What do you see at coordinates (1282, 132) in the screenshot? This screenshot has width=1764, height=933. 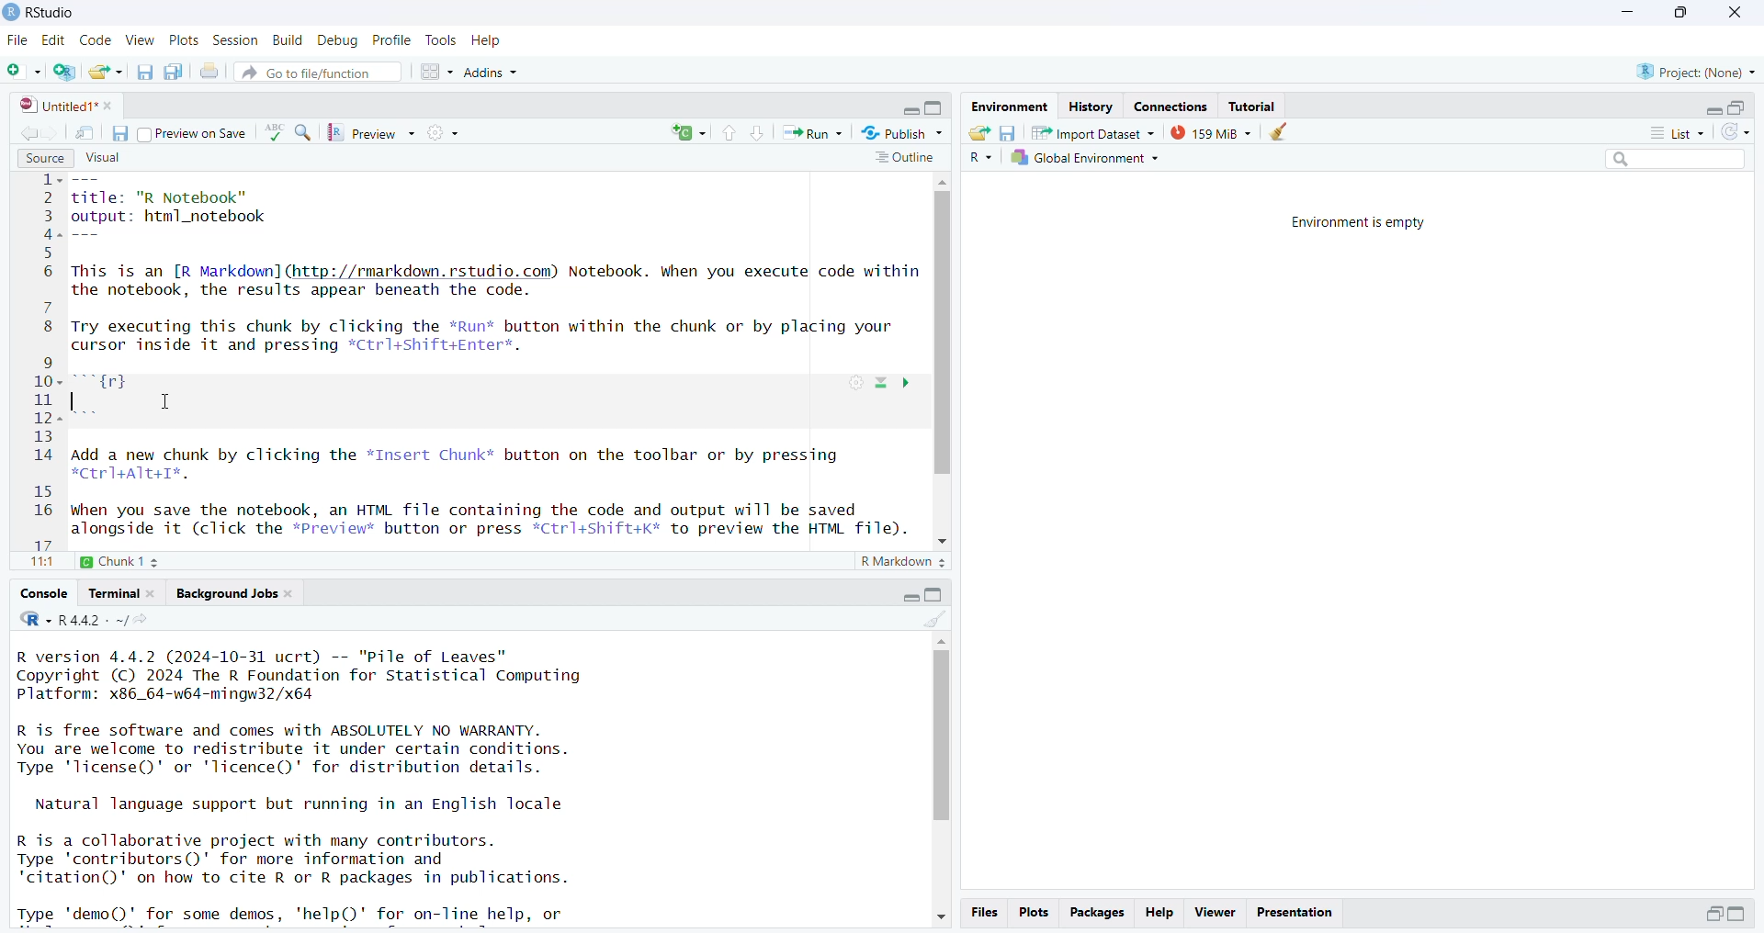 I see `clear object from the workspace` at bounding box center [1282, 132].